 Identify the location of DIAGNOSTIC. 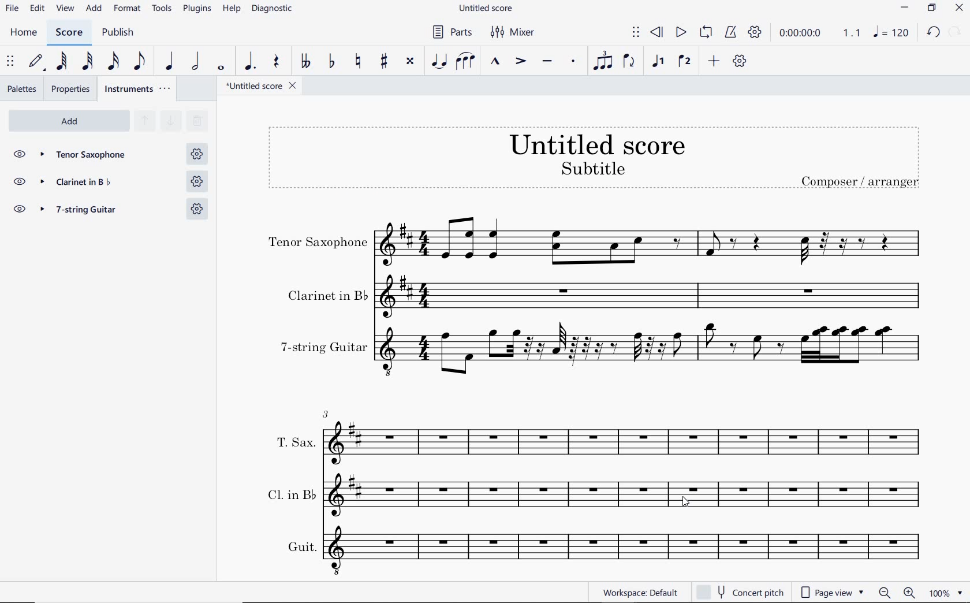
(273, 9).